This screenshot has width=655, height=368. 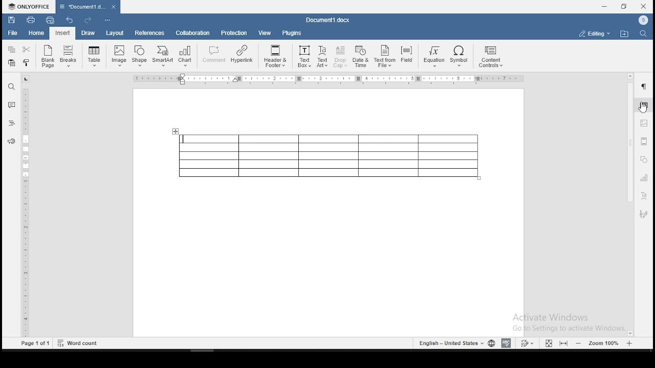 I want to click on zoom level, so click(x=604, y=343).